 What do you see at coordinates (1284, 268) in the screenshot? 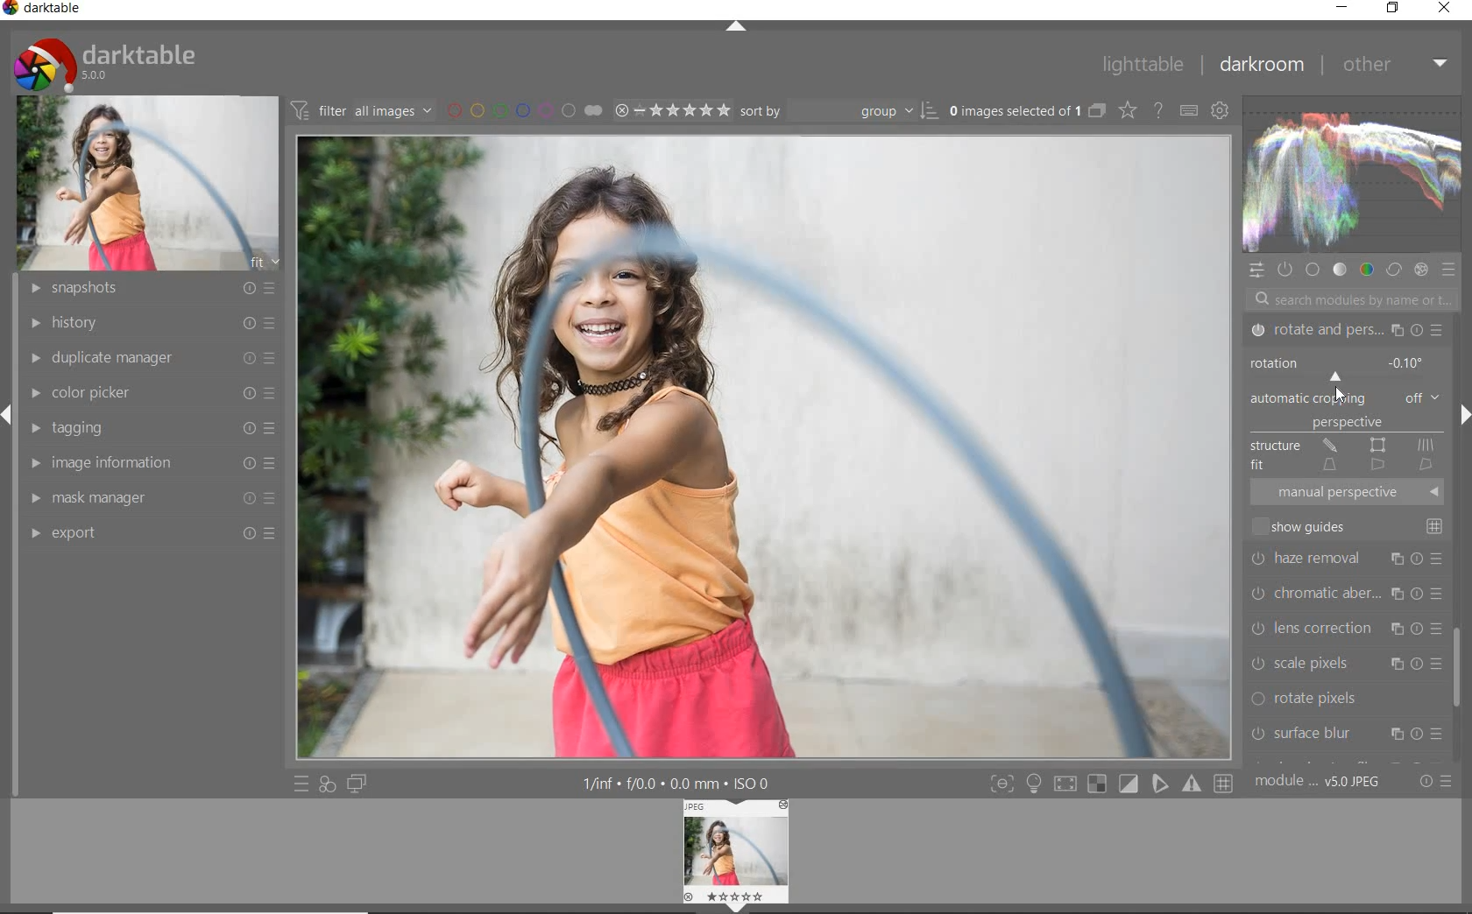
I see `show only active module` at bounding box center [1284, 268].